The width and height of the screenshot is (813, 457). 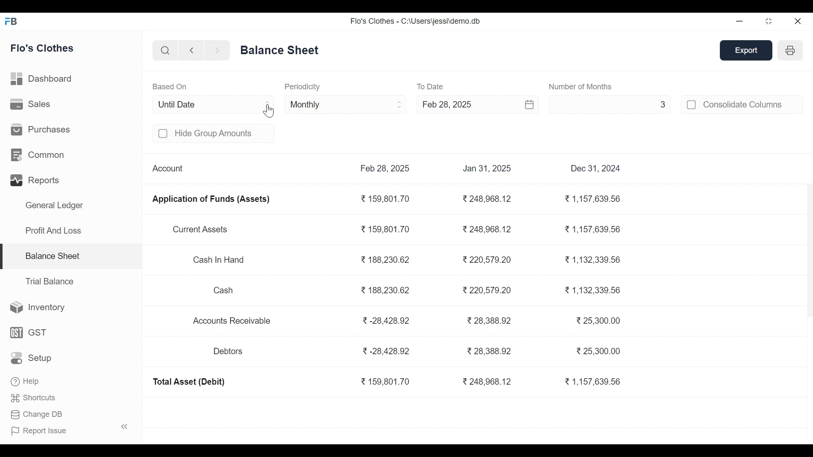 I want to click on Total Asset (Debit), so click(x=189, y=382).